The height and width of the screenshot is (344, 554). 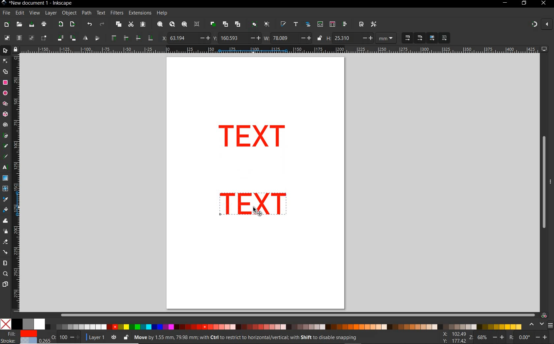 What do you see at coordinates (185, 38) in the screenshot?
I see `horizontal coordinate of selection` at bounding box center [185, 38].